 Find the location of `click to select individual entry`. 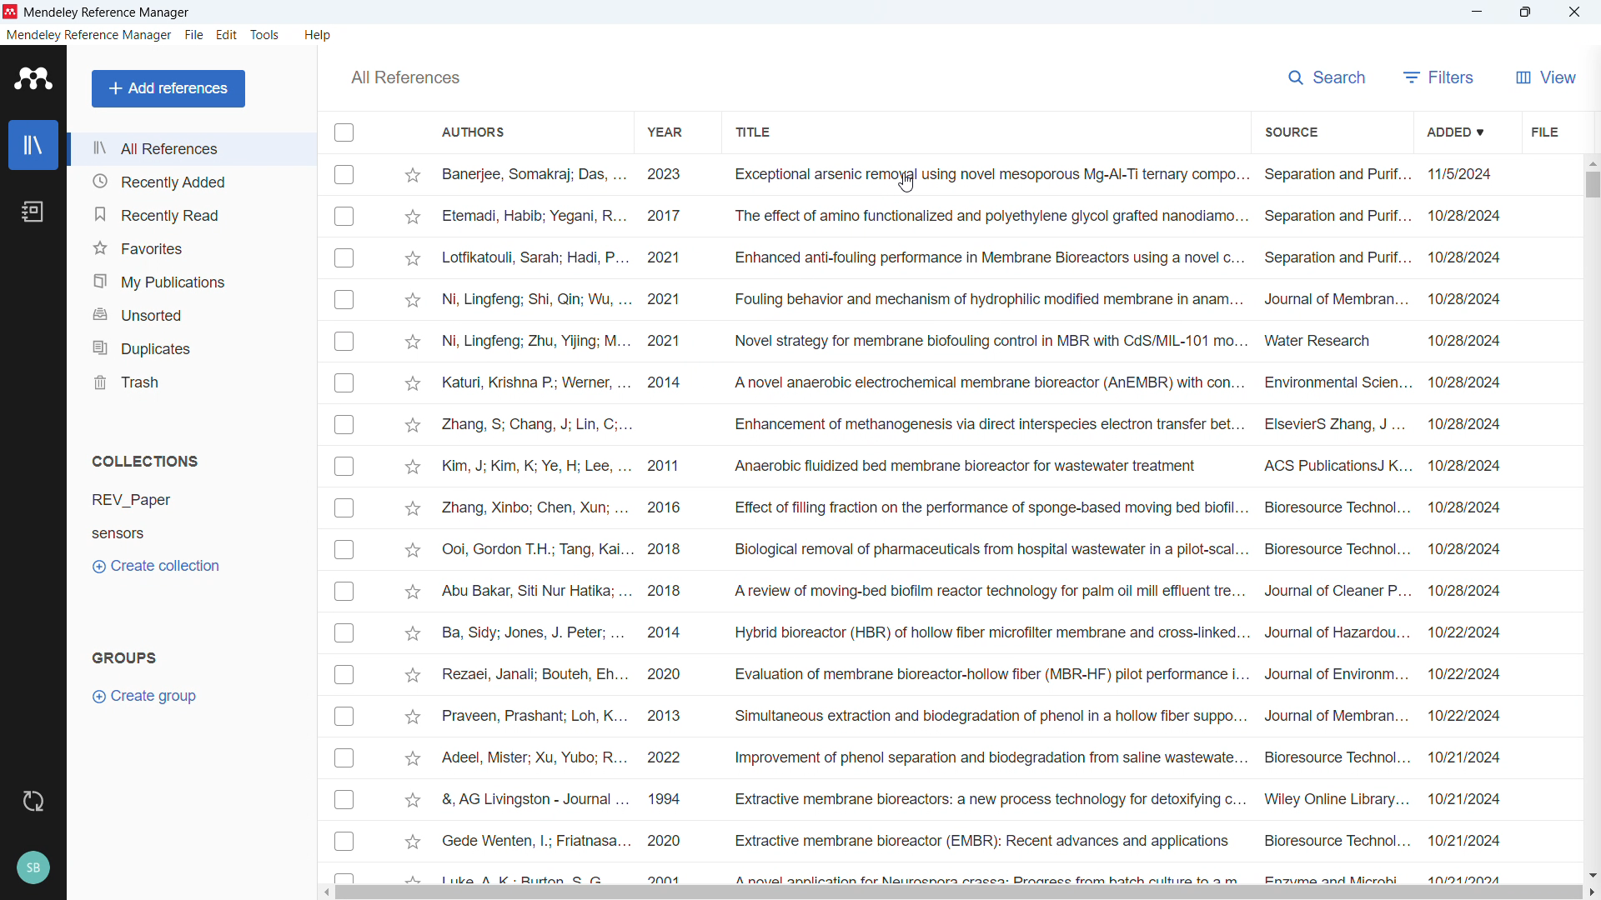

click to select individual entry is located at coordinates (344, 257).